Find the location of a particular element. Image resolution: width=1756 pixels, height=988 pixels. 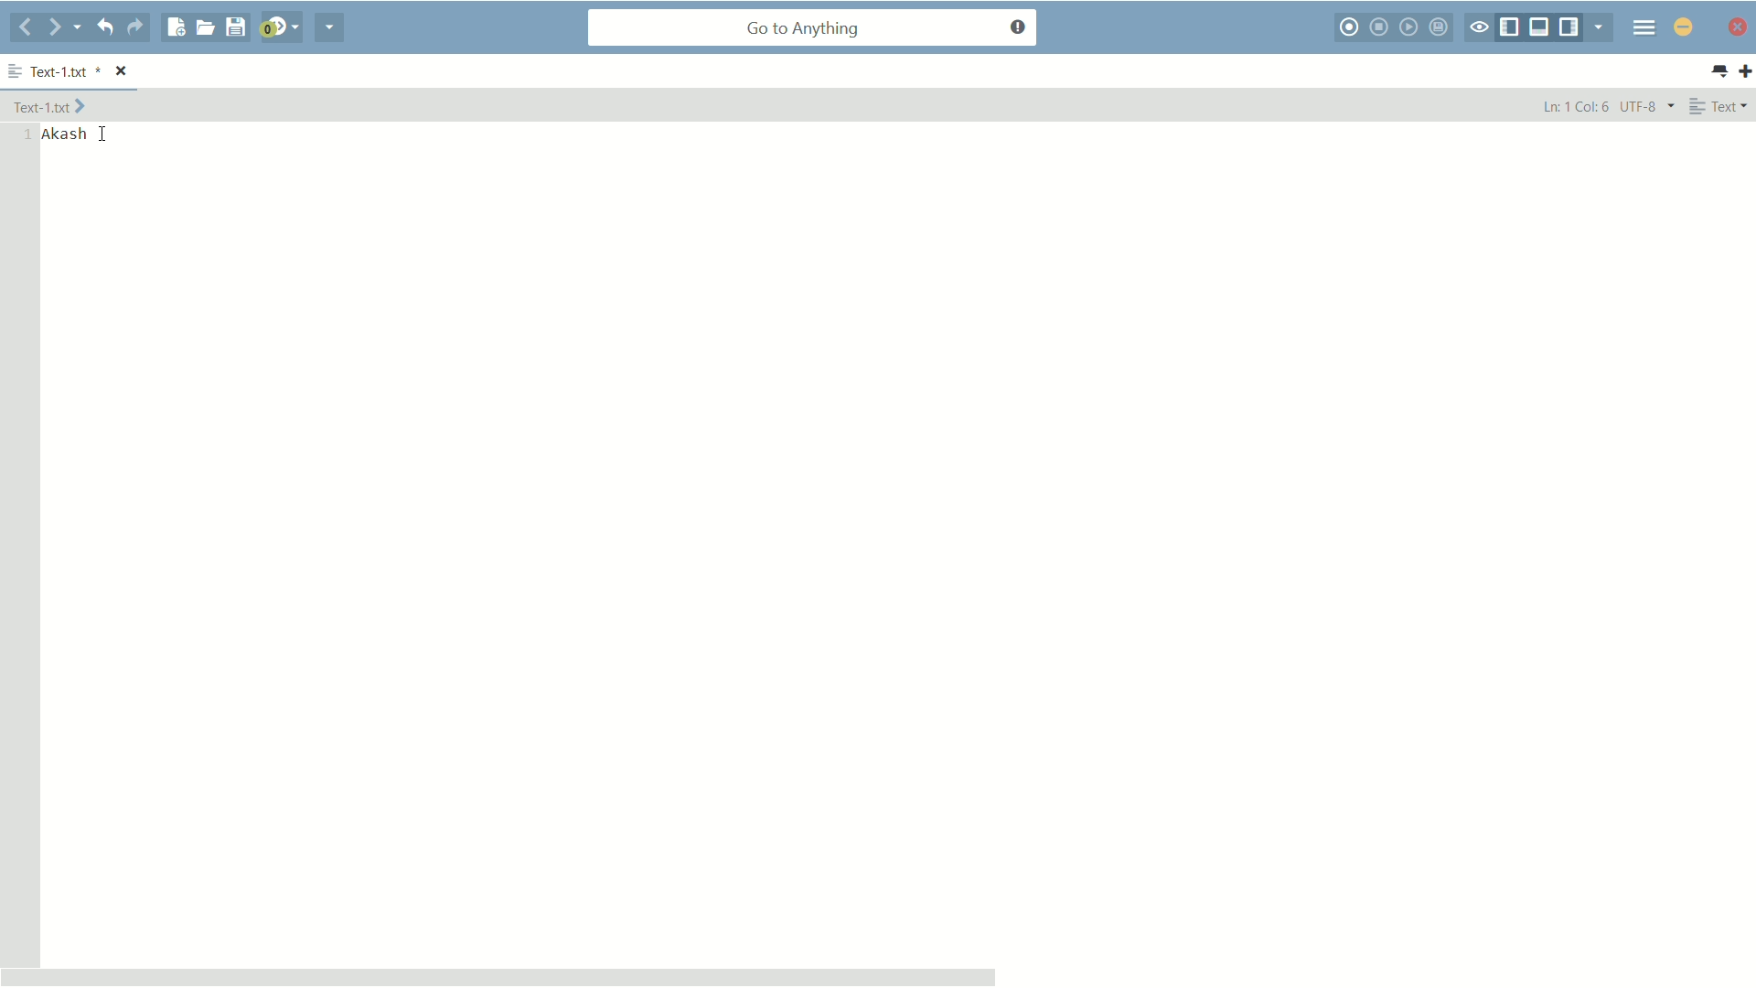

show specific sidebar/tab is located at coordinates (1603, 27).